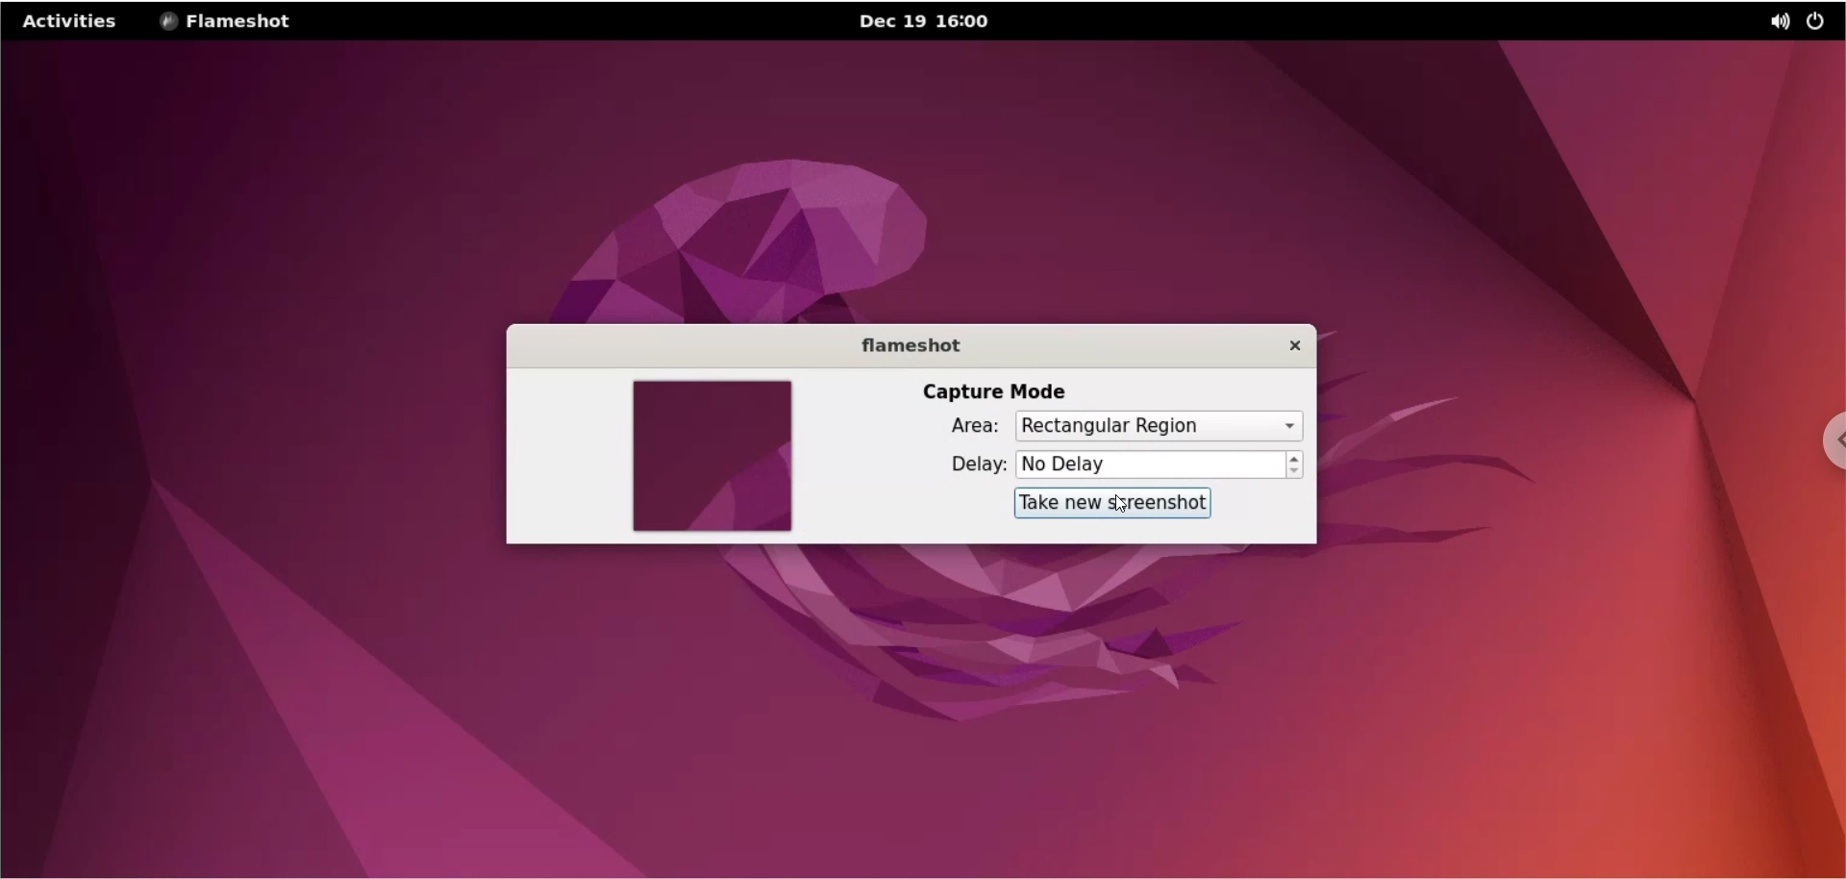  What do you see at coordinates (1294, 348) in the screenshot?
I see `close` at bounding box center [1294, 348].